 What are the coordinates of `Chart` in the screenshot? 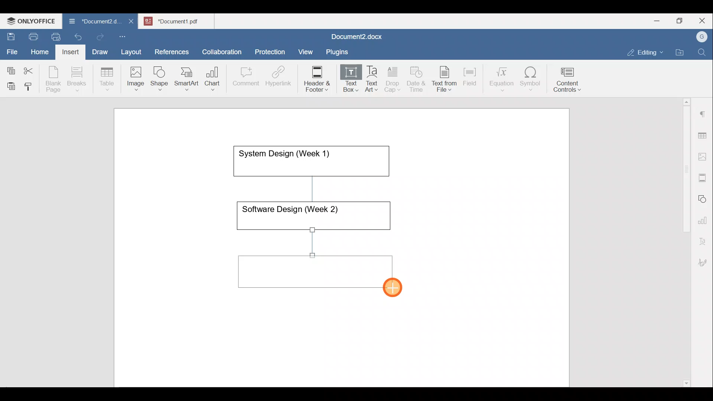 It's located at (211, 79).